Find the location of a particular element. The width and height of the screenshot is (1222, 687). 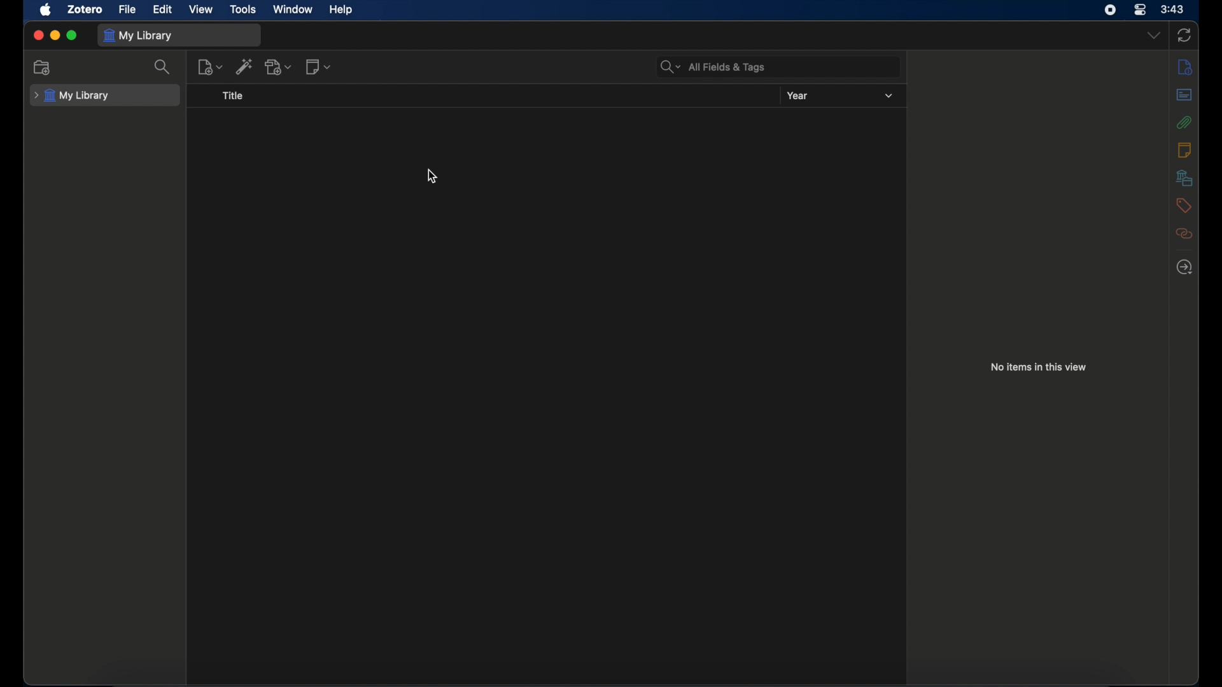

dropdown is located at coordinates (1153, 36).